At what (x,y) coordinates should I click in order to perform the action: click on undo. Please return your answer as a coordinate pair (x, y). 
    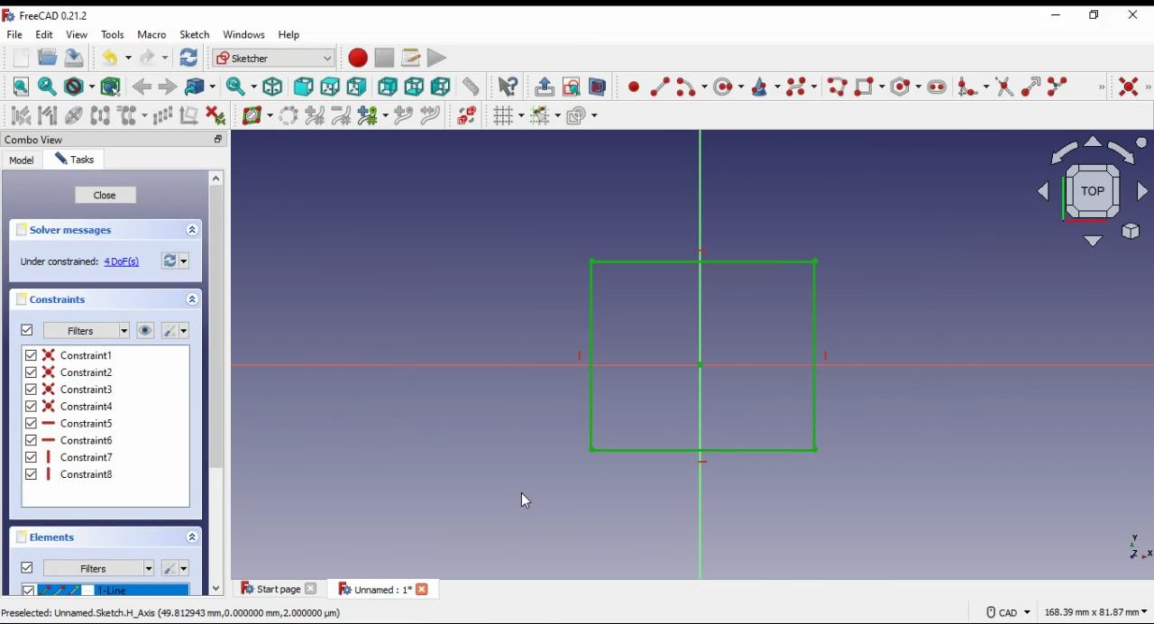
    Looking at the image, I should click on (117, 58).